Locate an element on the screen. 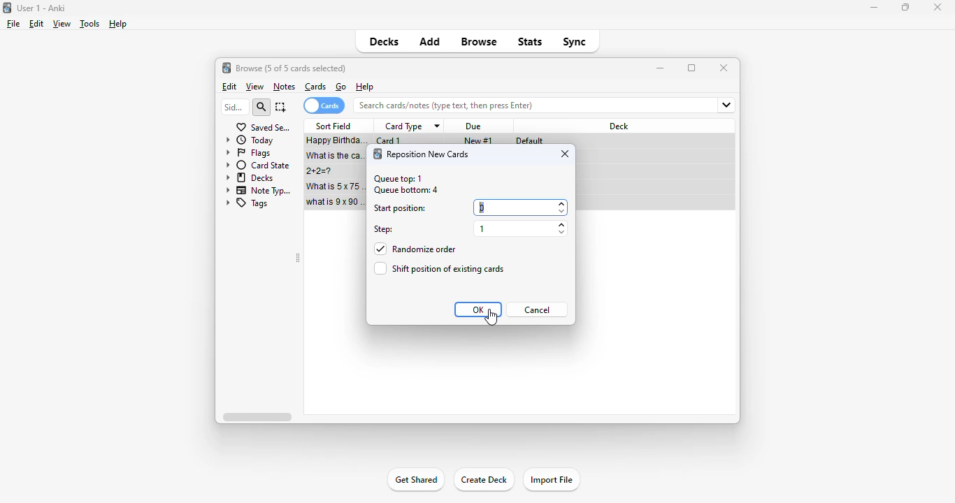 The image size is (955, 503). add is located at coordinates (431, 42).